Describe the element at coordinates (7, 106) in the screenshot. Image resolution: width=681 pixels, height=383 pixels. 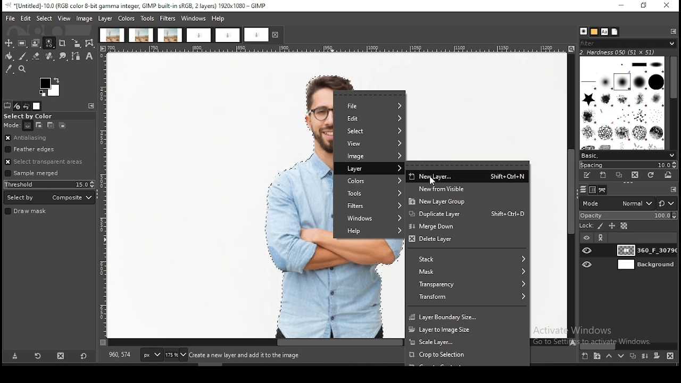
I see `tool options` at that location.